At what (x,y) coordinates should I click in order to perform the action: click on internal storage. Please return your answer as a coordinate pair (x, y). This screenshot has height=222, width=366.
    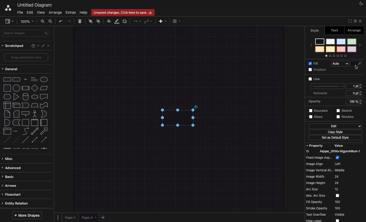
    Looking at the image, I should click on (7, 105).